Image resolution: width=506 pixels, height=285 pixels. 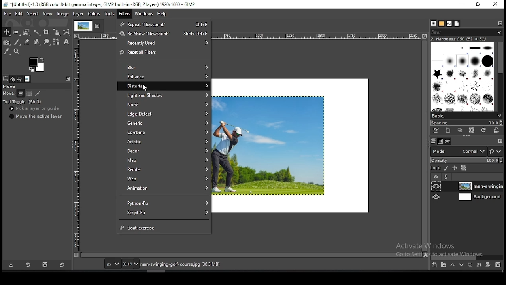 I want to click on delete brush, so click(x=472, y=130).